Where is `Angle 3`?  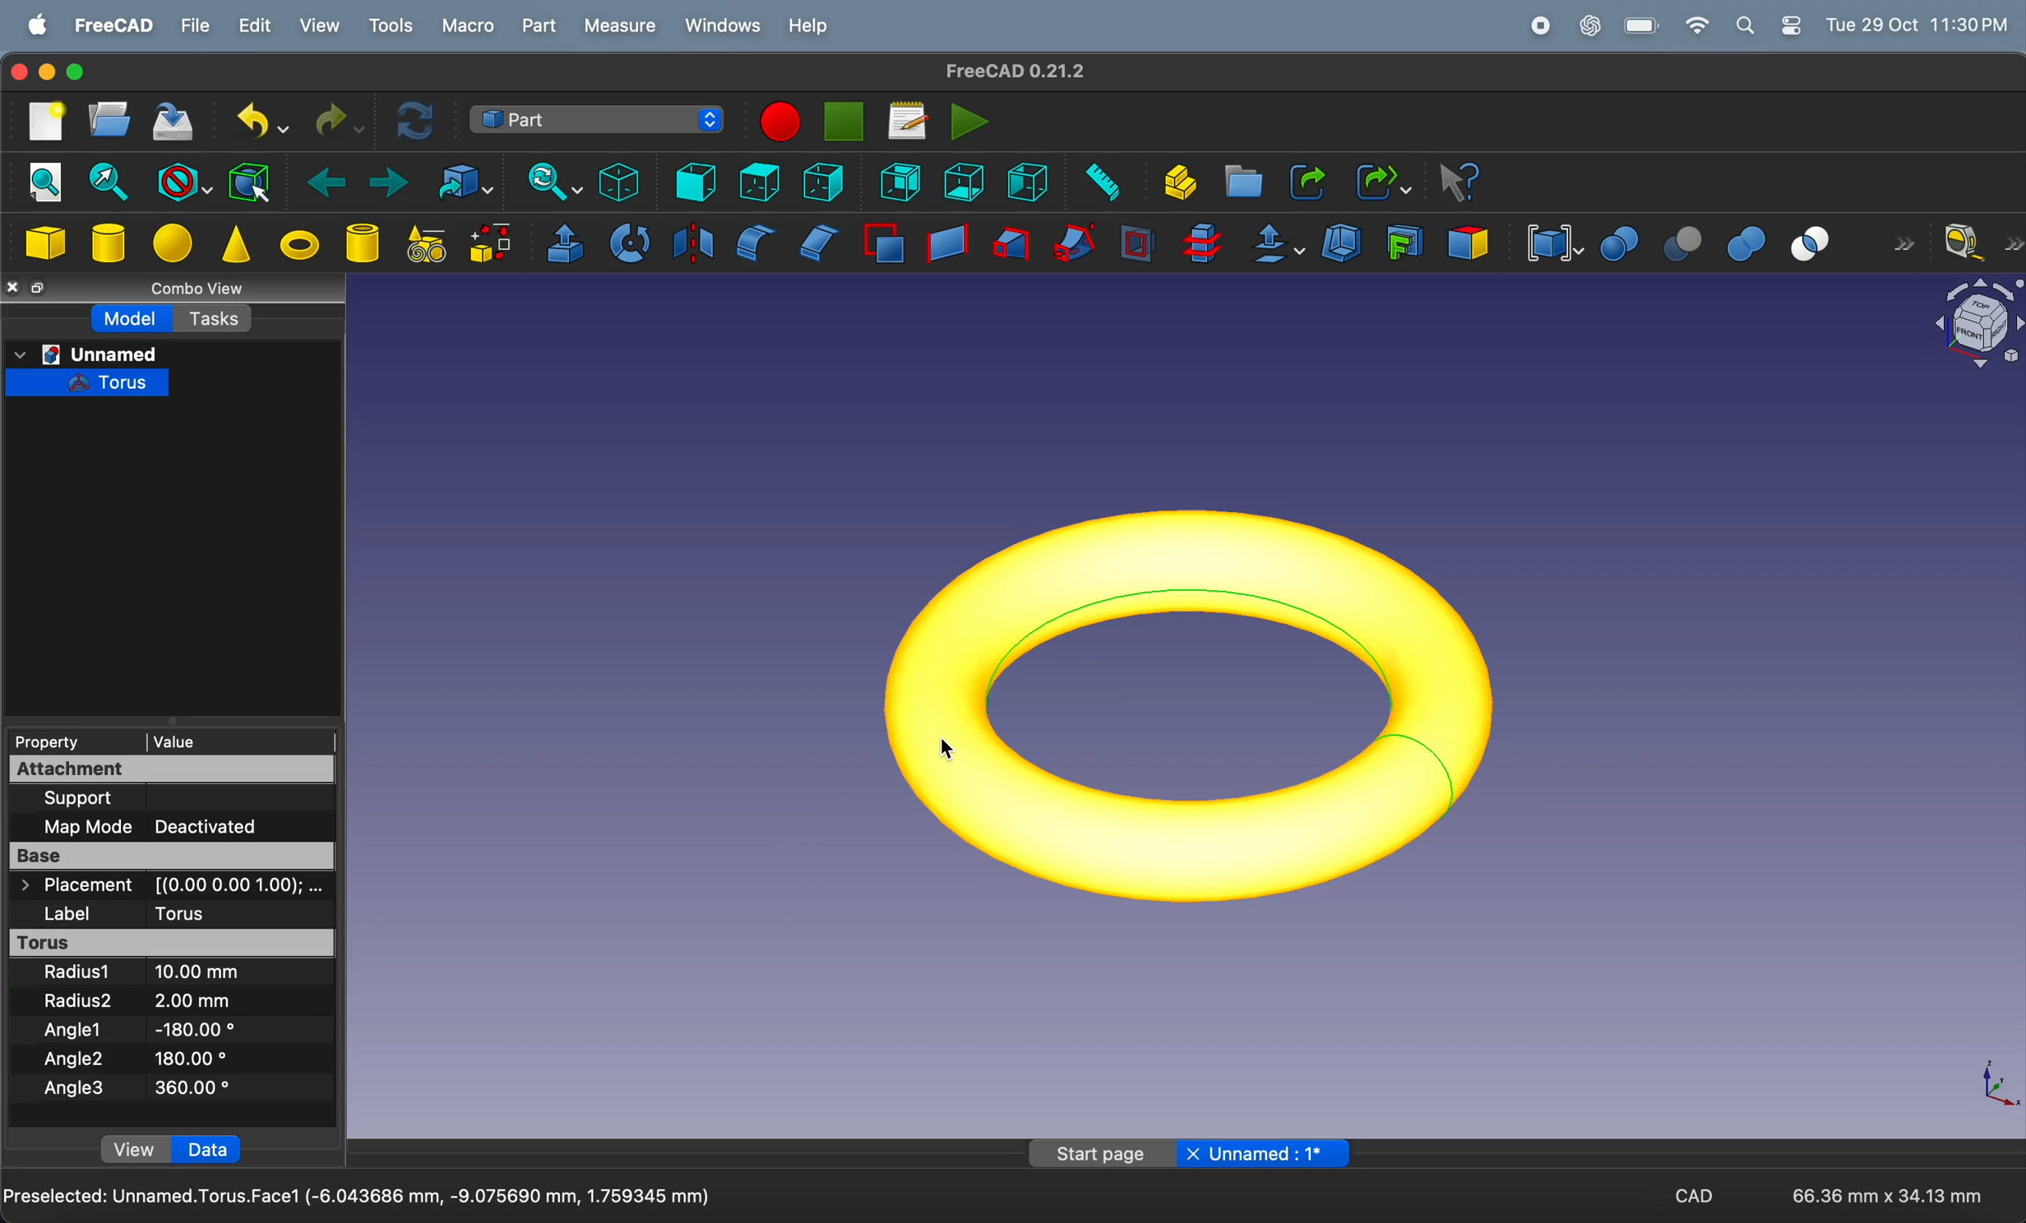 Angle 3 is located at coordinates (74, 1090).